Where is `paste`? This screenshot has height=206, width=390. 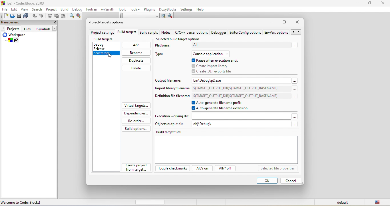 paste is located at coordinates (64, 17).